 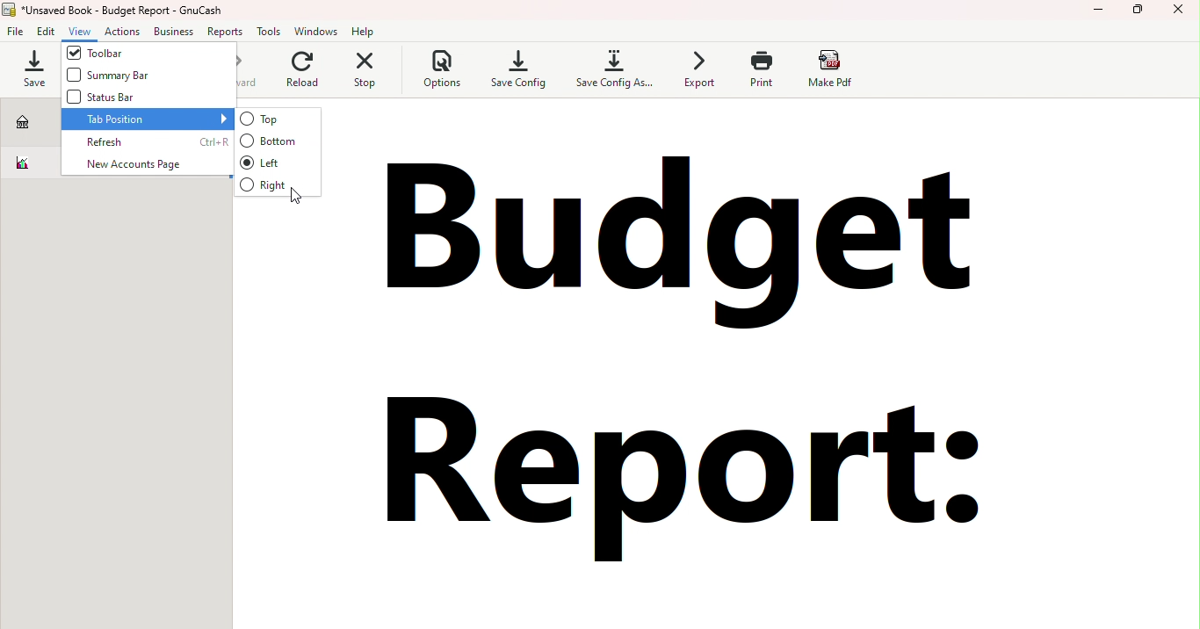 What do you see at coordinates (1136, 11) in the screenshot?
I see `Maximize` at bounding box center [1136, 11].